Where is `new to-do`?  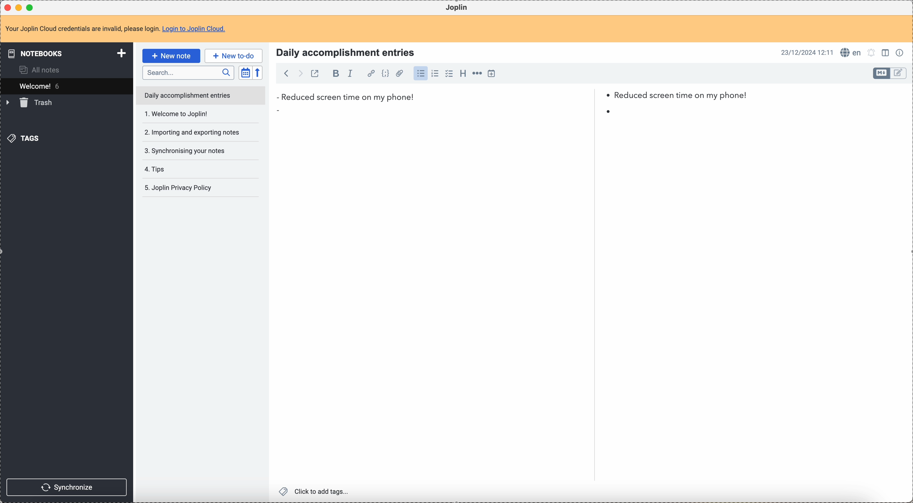 new to-do is located at coordinates (234, 55).